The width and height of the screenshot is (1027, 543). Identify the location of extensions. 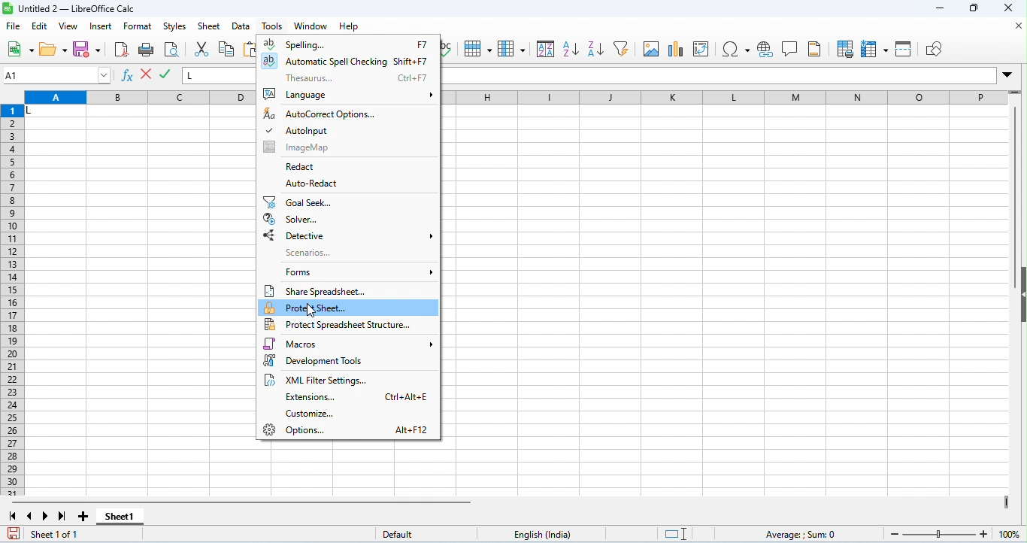
(360, 397).